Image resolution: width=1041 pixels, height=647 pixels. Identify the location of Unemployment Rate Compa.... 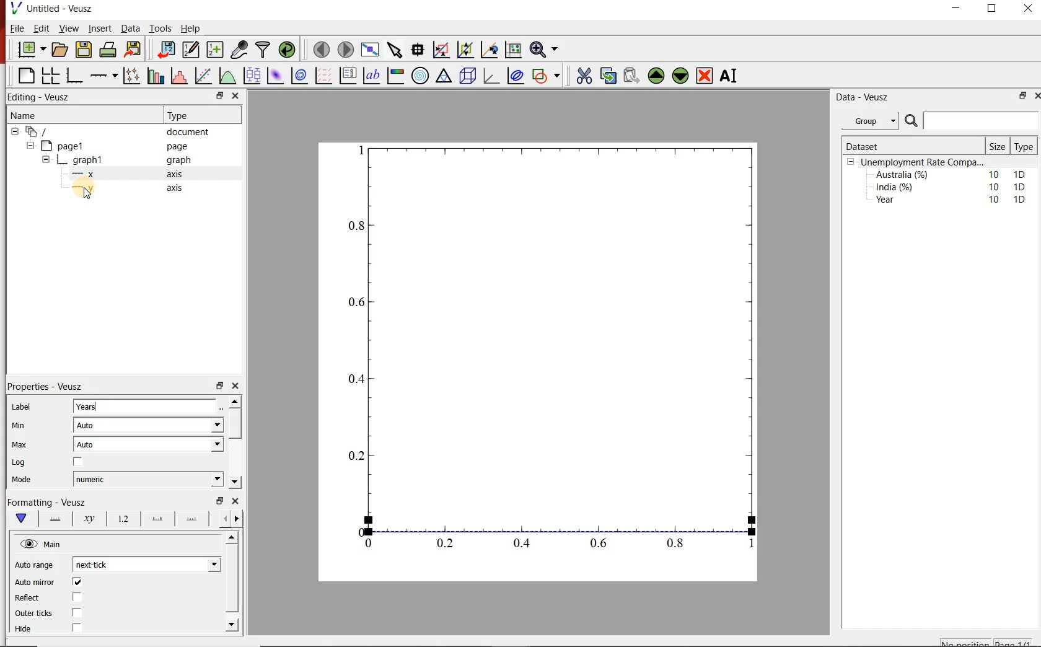
(923, 162).